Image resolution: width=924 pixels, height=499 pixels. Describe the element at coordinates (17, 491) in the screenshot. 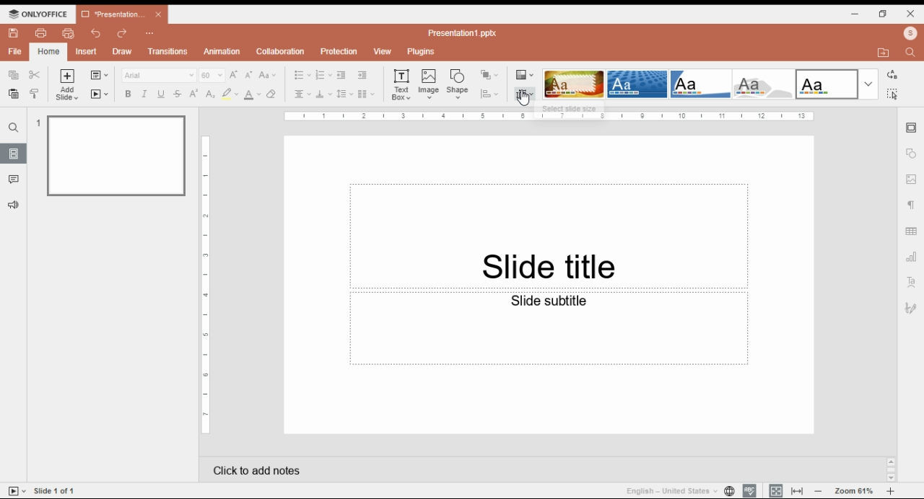

I see `start slide show` at that location.